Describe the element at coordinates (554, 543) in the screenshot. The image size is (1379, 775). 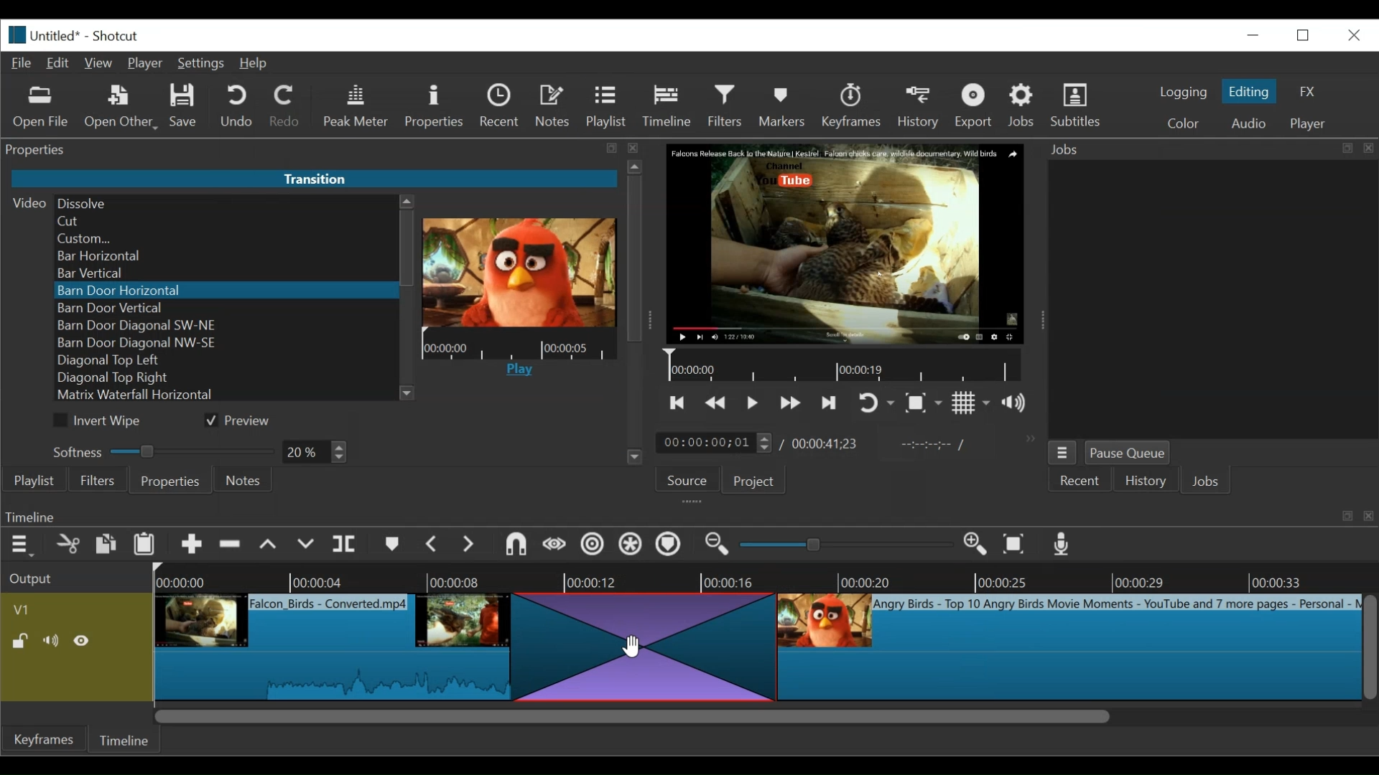
I see `Scrub while dragging` at that location.